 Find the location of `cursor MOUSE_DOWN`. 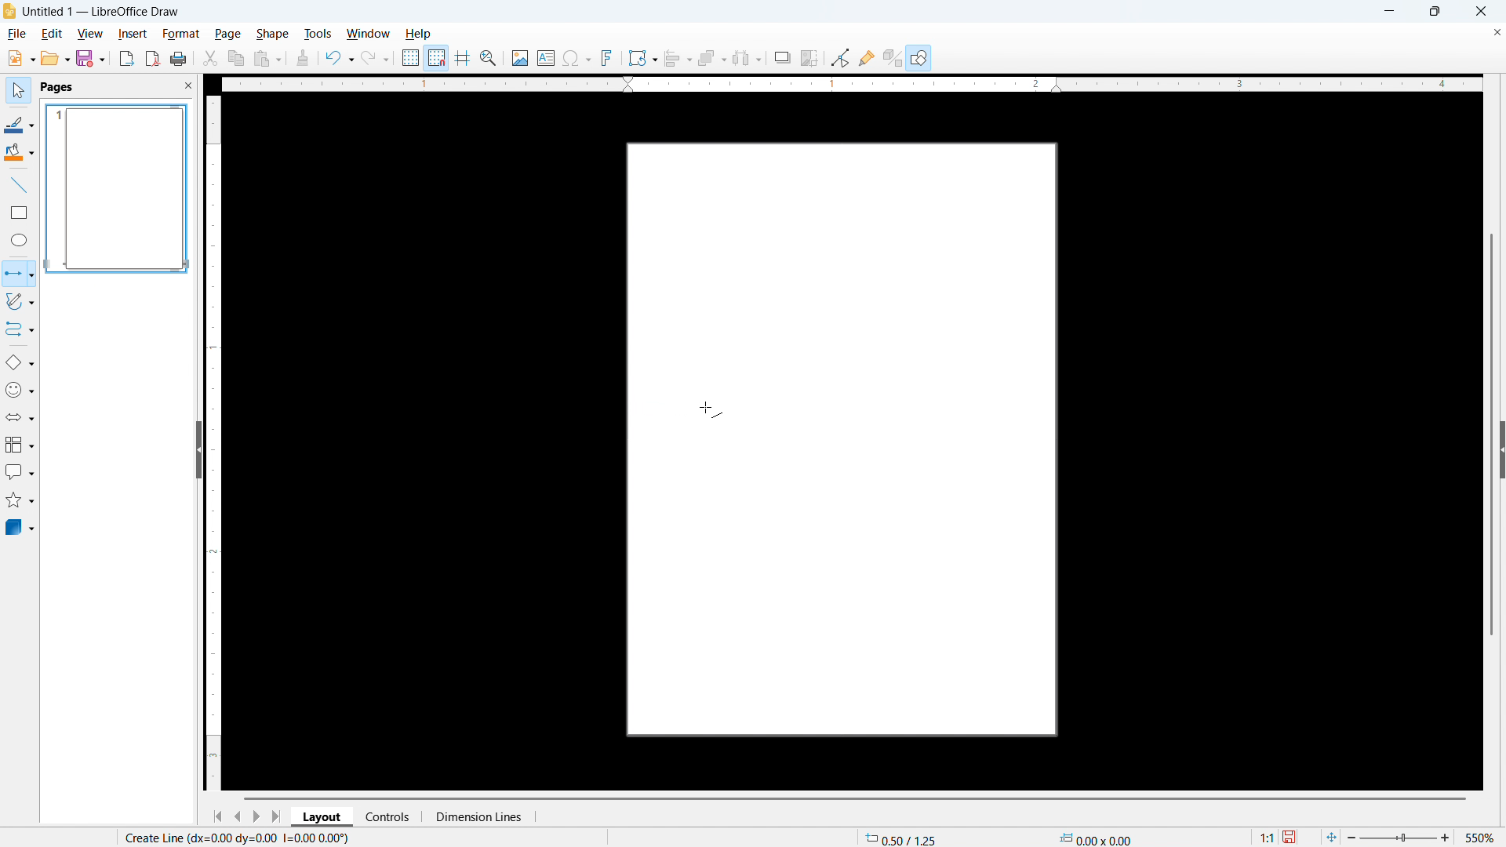

cursor MOUSE_DOWN is located at coordinates (715, 406).